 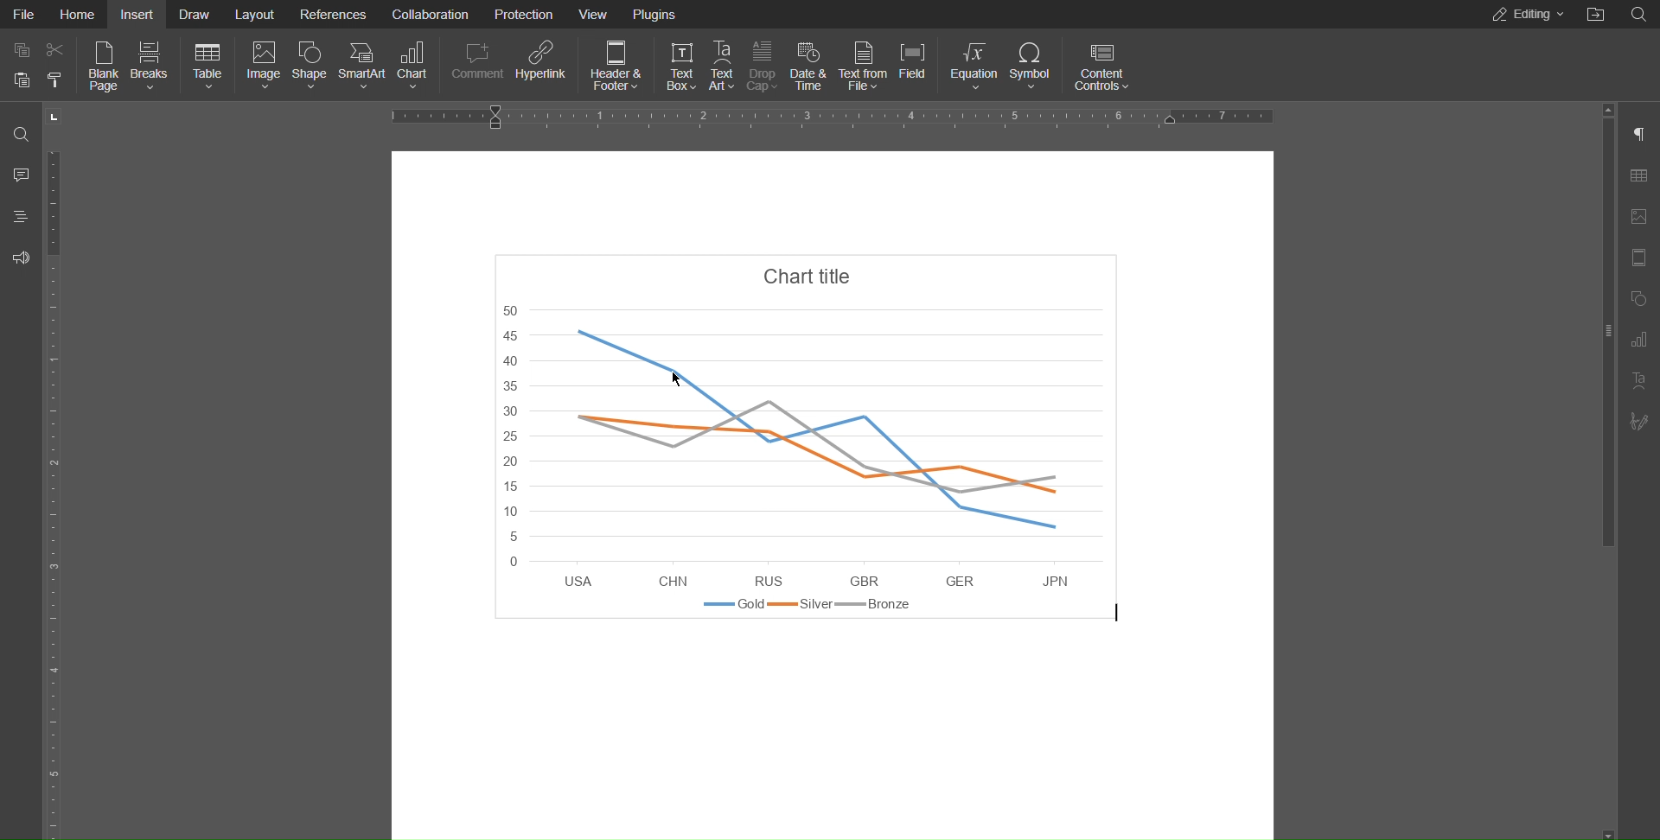 I want to click on Text Art, so click(x=720, y=64).